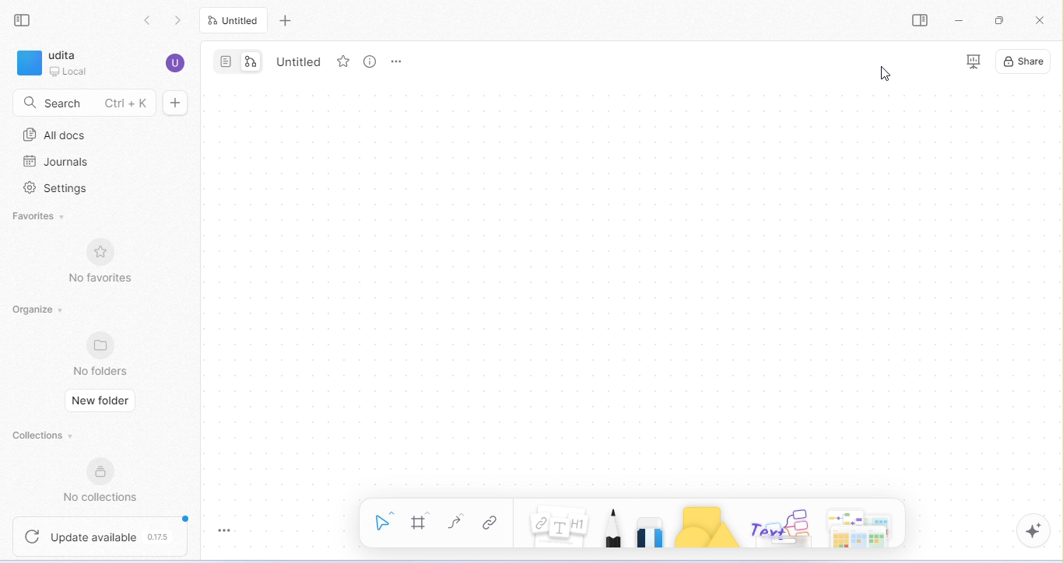 The width and height of the screenshot is (1063, 563). Describe the element at coordinates (98, 103) in the screenshot. I see `search ctrl + k` at that location.